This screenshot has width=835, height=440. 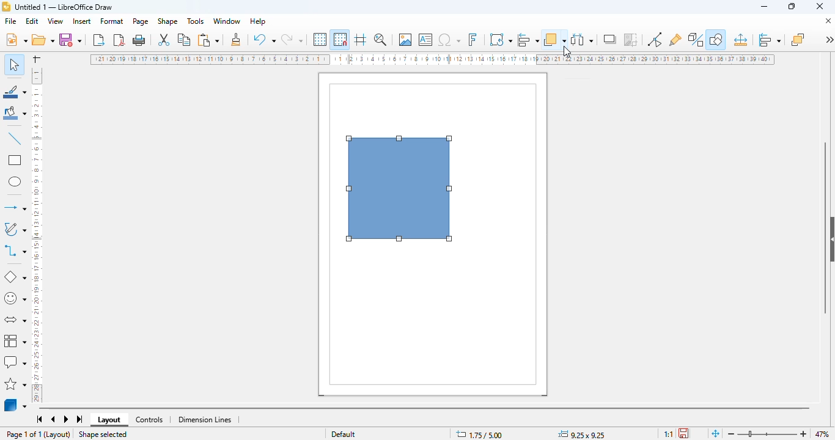 What do you see at coordinates (501, 39) in the screenshot?
I see `transformations` at bounding box center [501, 39].